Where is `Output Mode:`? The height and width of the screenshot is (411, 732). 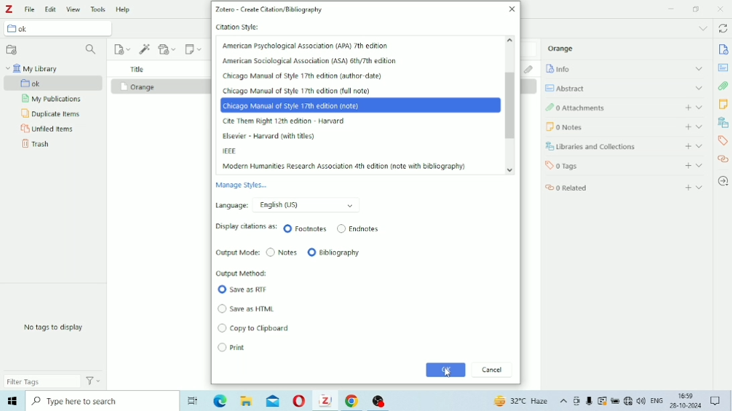 Output Mode: is located at coordinates (238, 253).